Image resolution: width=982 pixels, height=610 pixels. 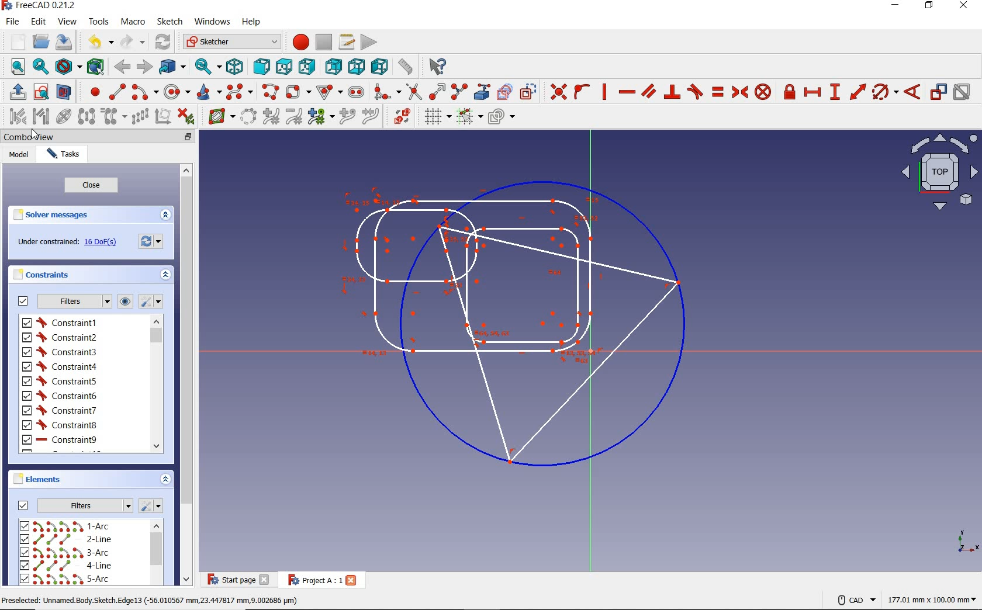 What do you see at coordinates (319, 117) in the screenshot?
I see `modify knot multiplicity` at bounding box center [319, 117].